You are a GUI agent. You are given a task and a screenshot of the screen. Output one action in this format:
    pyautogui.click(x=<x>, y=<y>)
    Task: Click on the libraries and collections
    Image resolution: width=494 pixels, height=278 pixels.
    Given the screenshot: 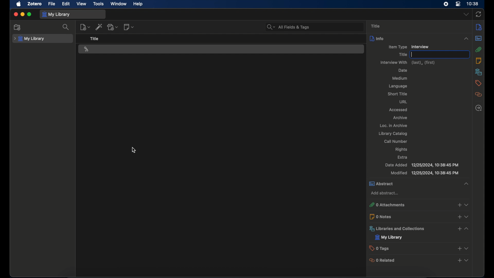 What is the action you would take?
    pyautogui.click(x=397, y=229)
    